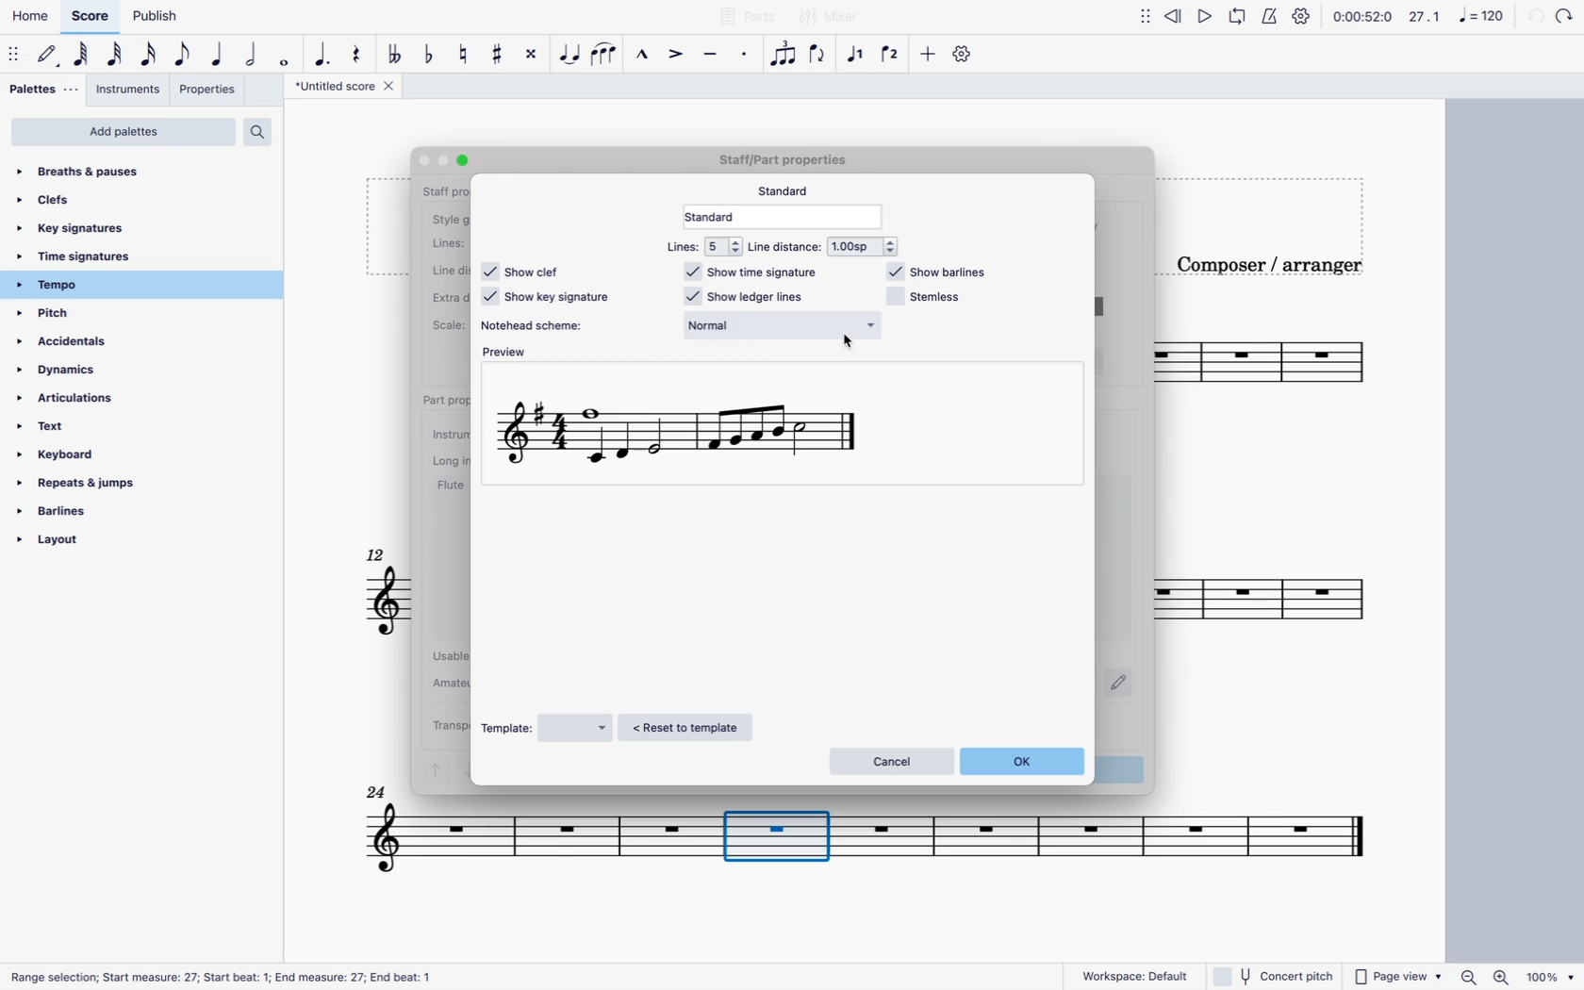 The height and width of the screenshot is (990, 1584). What do you see at coordinates (746, 55) in the screenshot?
I see `staccato` at bounding box center [746, 55].